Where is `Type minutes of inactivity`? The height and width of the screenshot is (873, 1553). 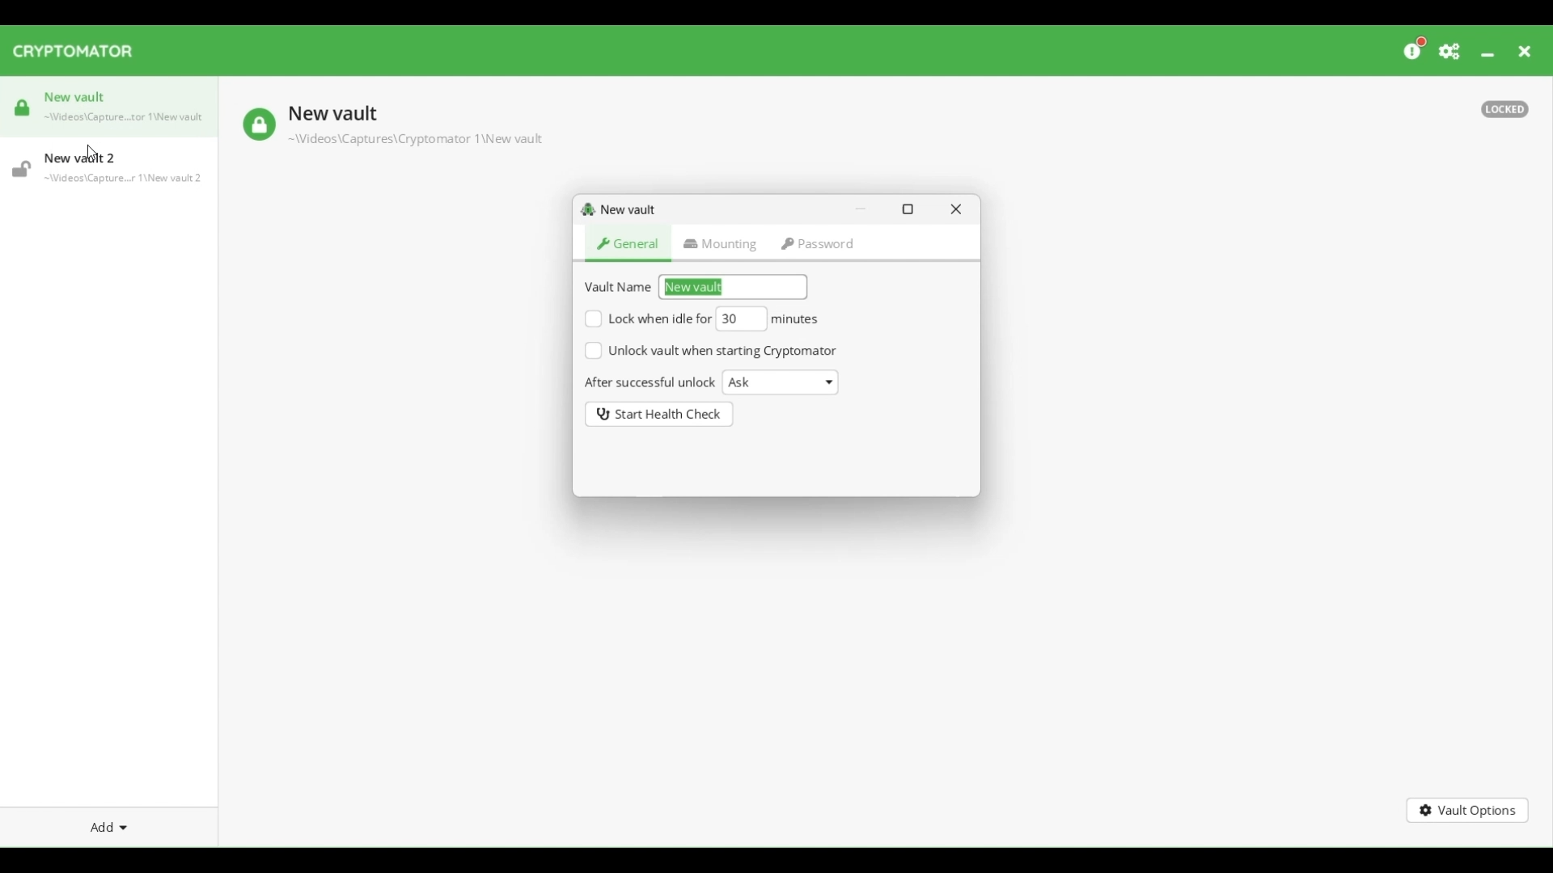 Type minutes of inactivity is located at coordinates (743, 318).